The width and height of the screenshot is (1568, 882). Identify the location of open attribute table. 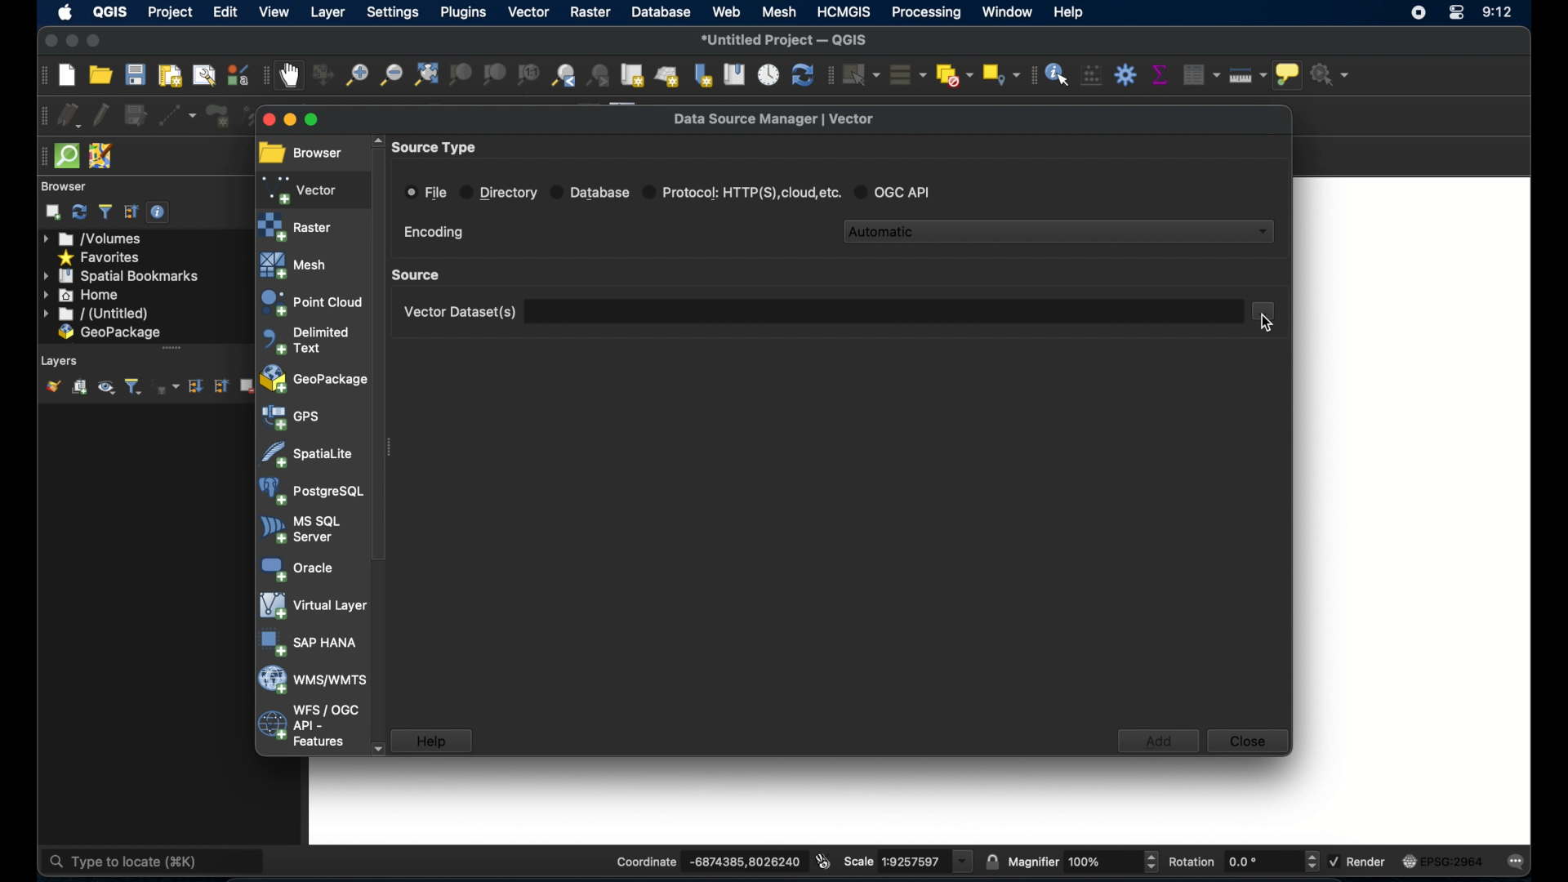
(1203, 74).